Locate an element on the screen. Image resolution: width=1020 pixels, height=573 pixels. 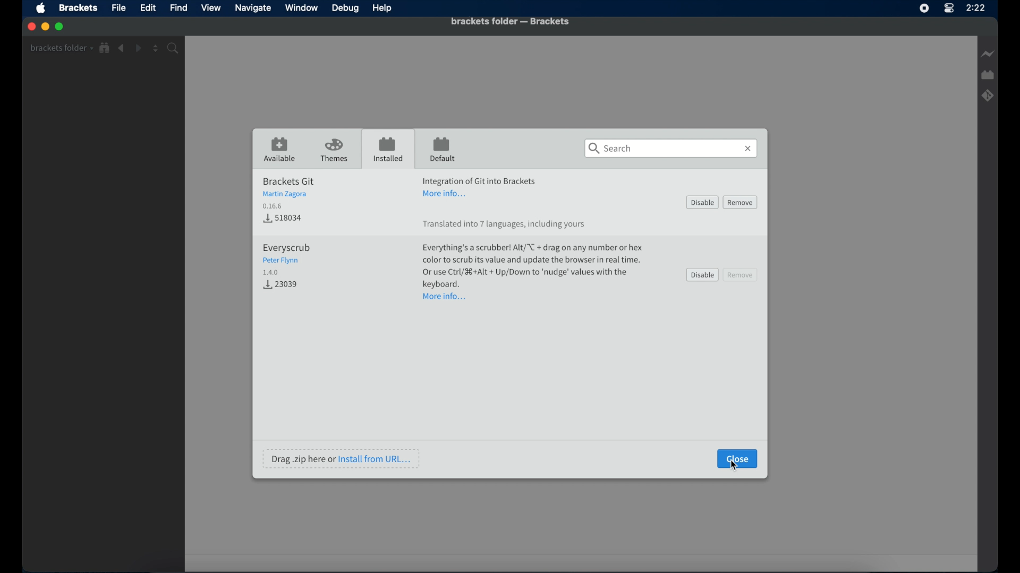
file is located at coordinates (119, 7).